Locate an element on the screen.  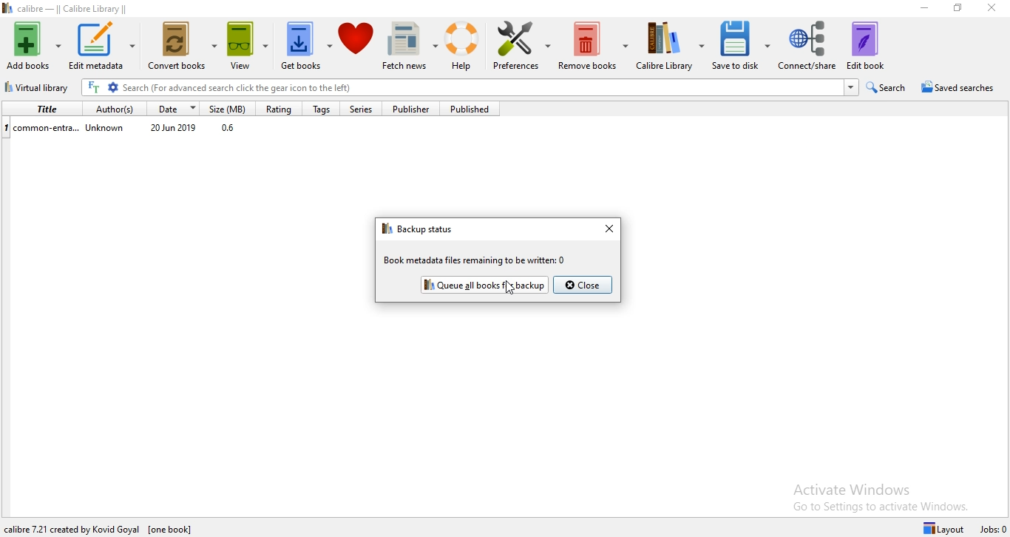
Publisher is located at coordinates (416, 109).